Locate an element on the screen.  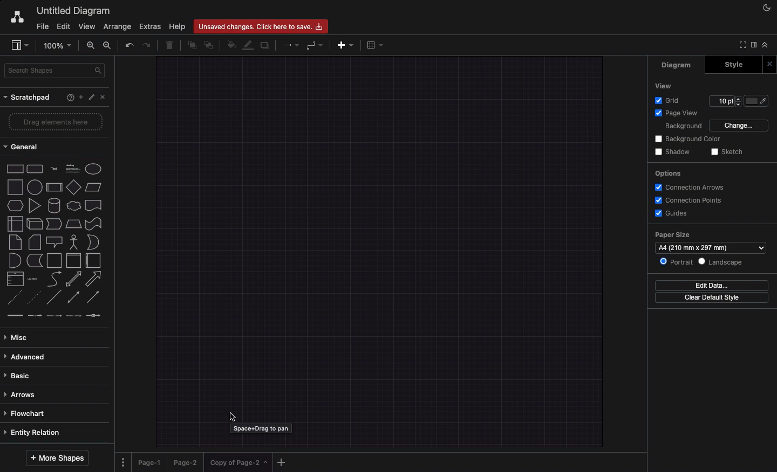
Zoom in is located at coordinates (90, 47).